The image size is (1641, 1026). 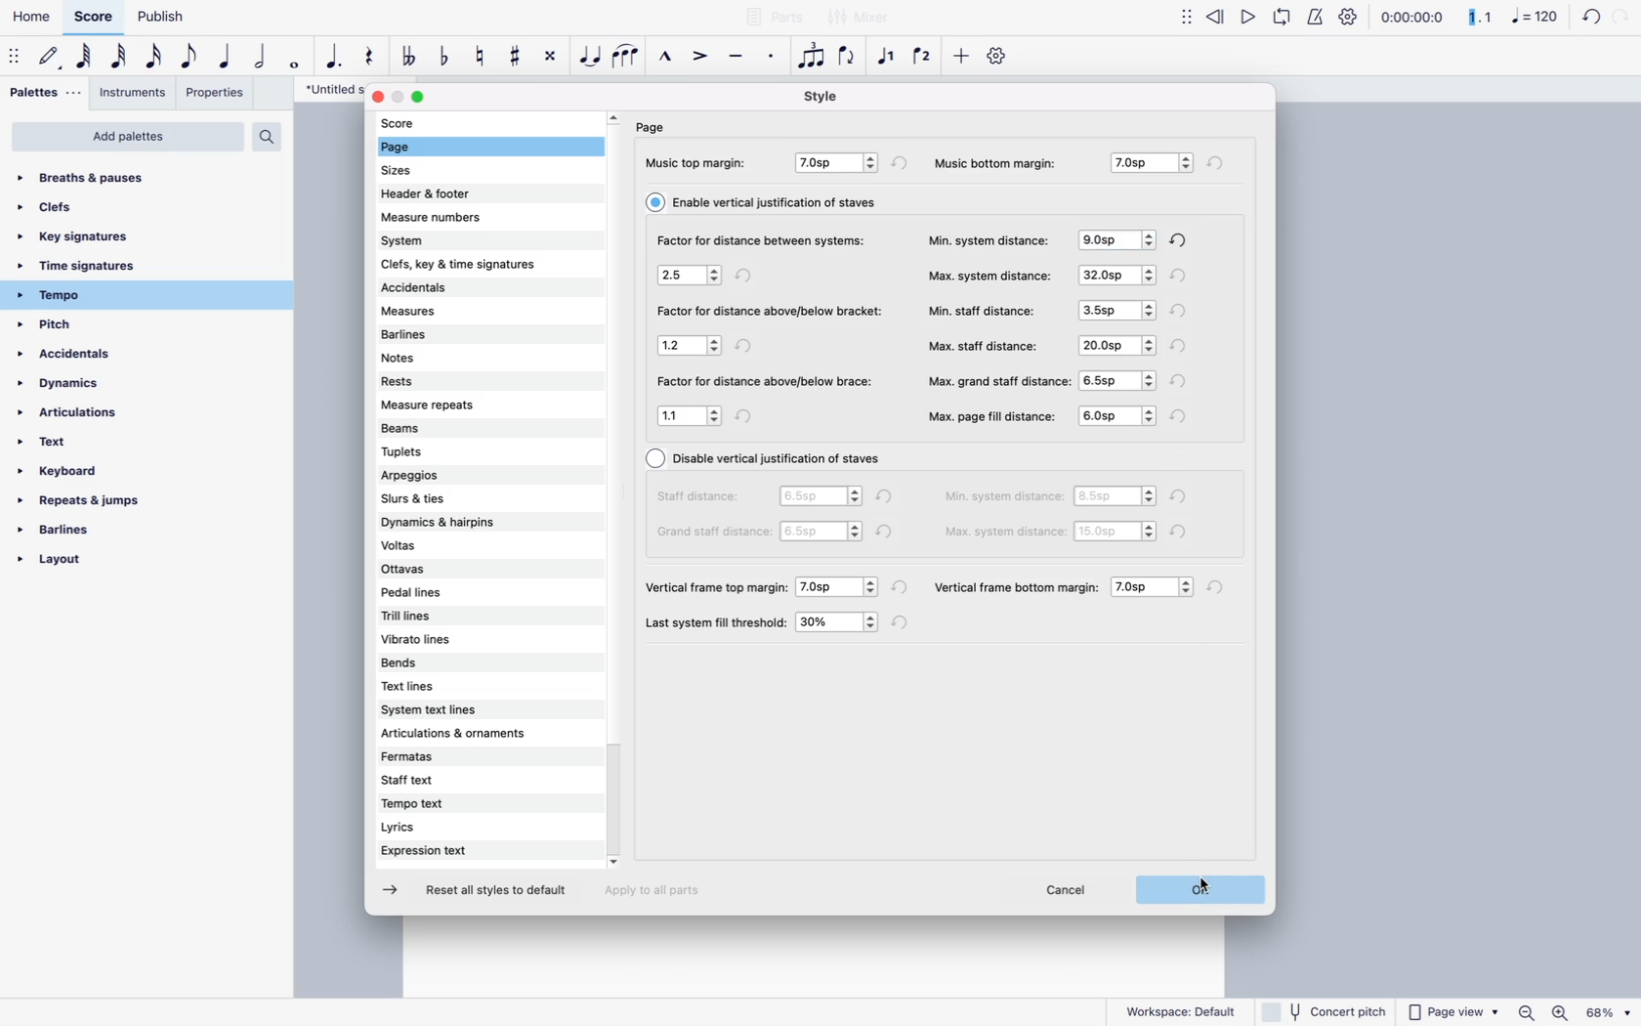 I want to click on last system fill threshold, so click(x=718, y=622).